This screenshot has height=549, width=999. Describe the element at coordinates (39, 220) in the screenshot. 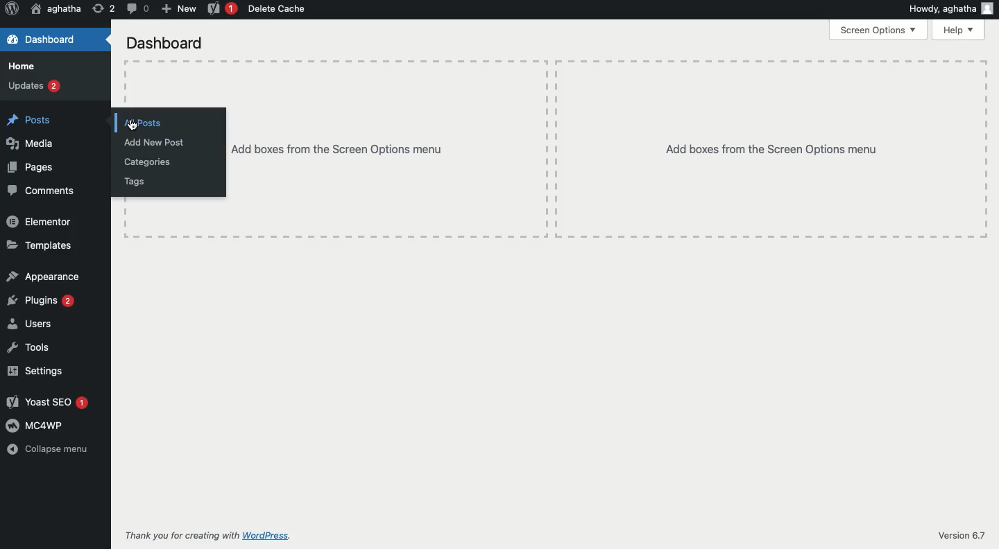

I see `Elementor` at that location.